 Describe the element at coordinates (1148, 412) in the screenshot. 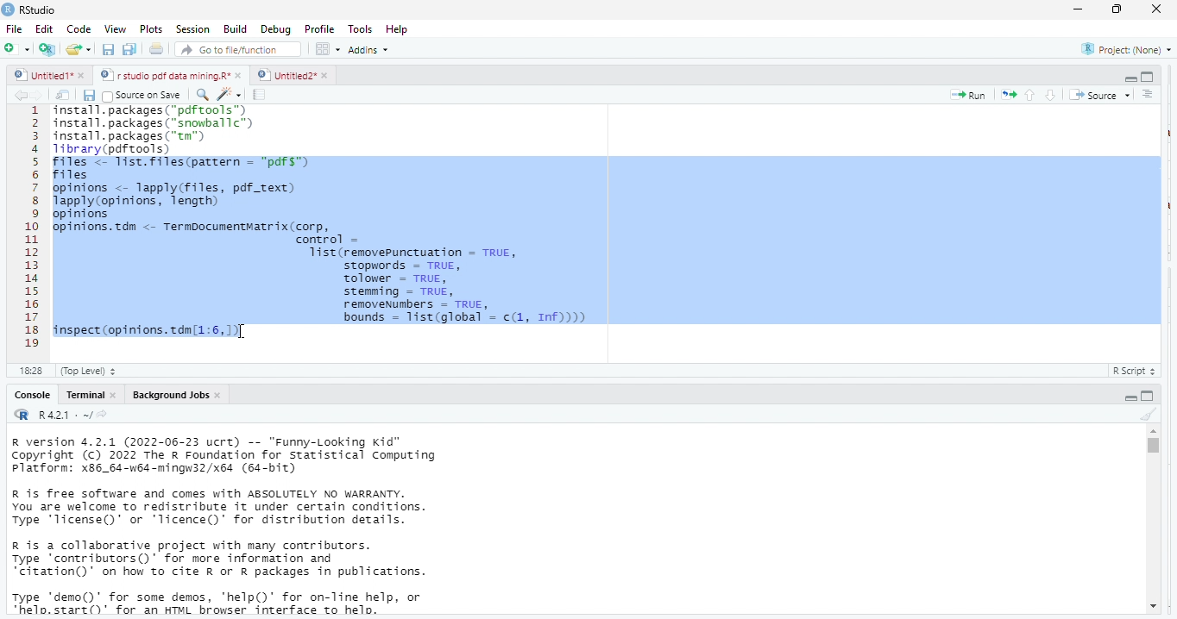

I see `clear console` at that location.